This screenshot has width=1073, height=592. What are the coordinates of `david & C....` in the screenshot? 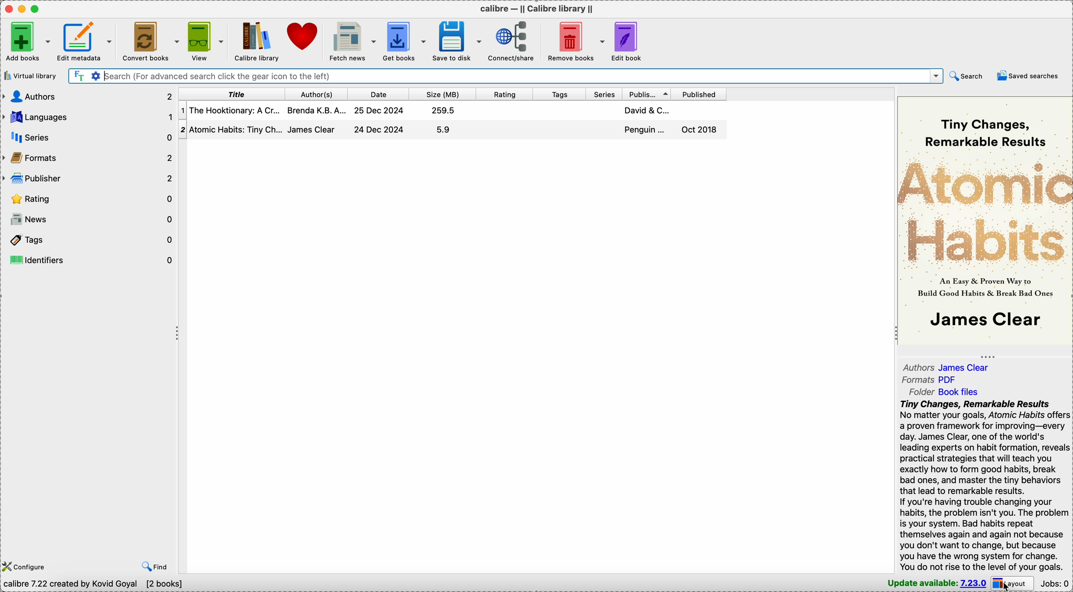 It's located at (647, 110).